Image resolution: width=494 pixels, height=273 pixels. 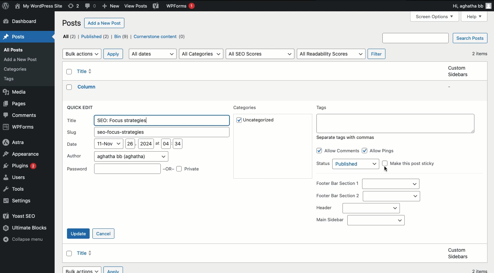 I want to click on Title, so click(x=86, y=71).